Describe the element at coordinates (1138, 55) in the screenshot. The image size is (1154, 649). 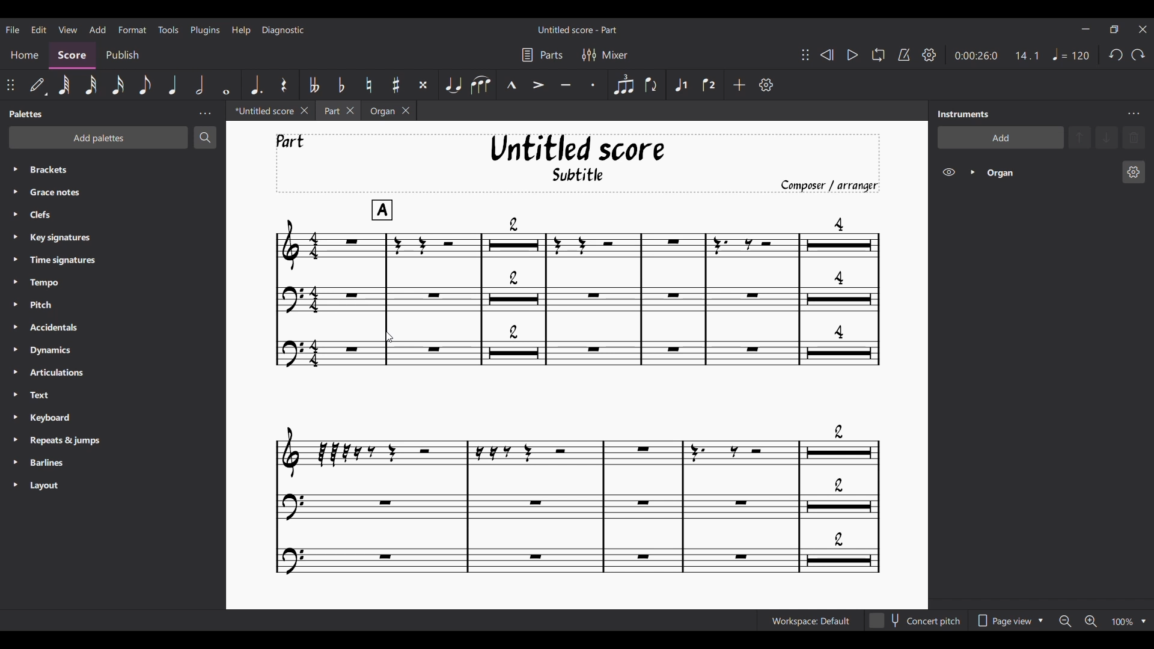
I see `Redo` at that location.